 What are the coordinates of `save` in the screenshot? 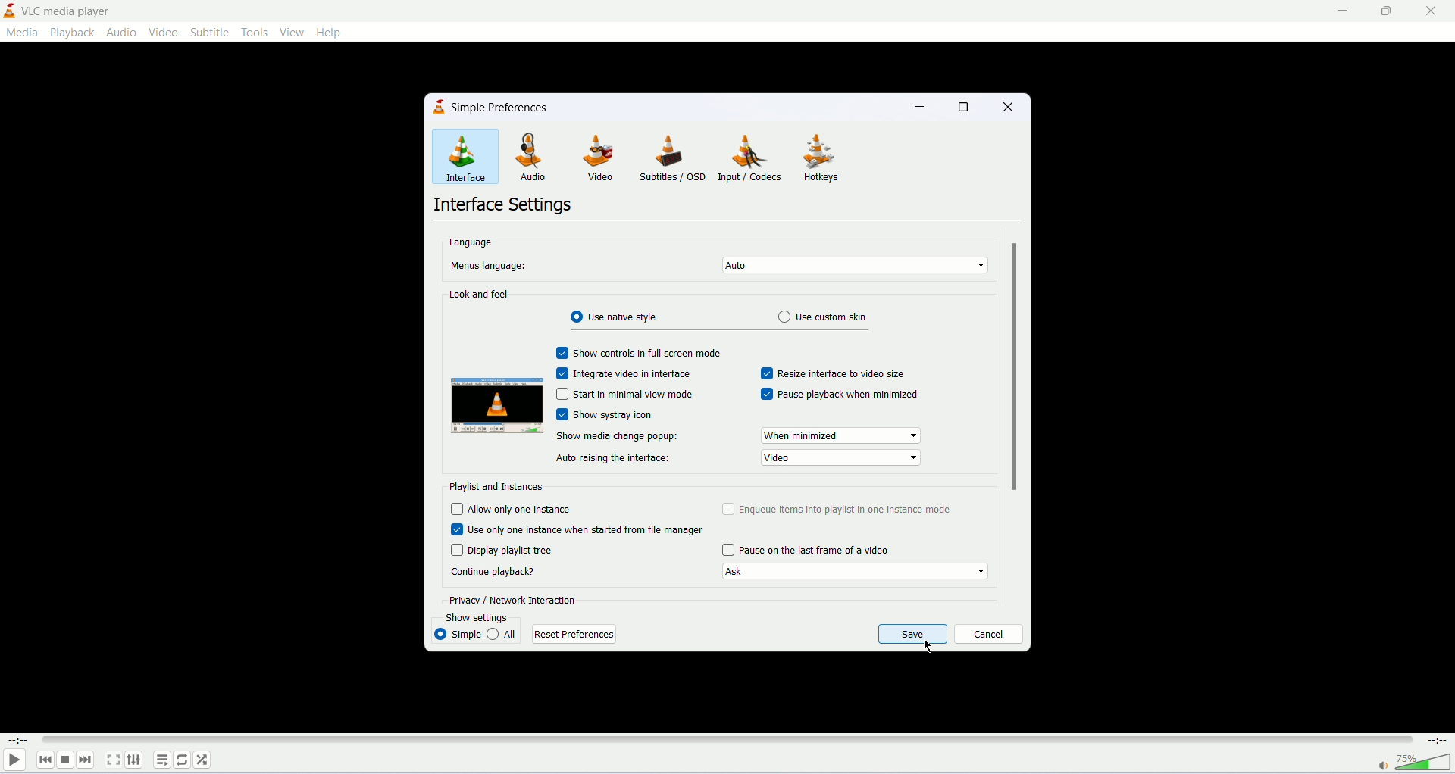 It's located at (912, 635).